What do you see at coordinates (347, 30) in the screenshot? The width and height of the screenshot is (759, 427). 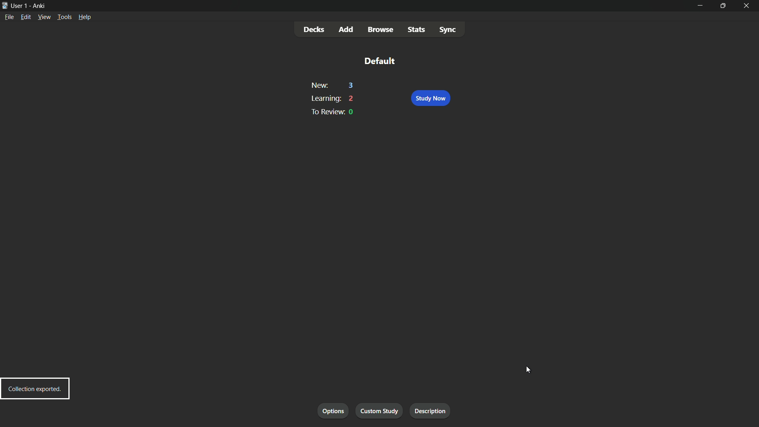 I see `add` at bounding box center [347, 30].